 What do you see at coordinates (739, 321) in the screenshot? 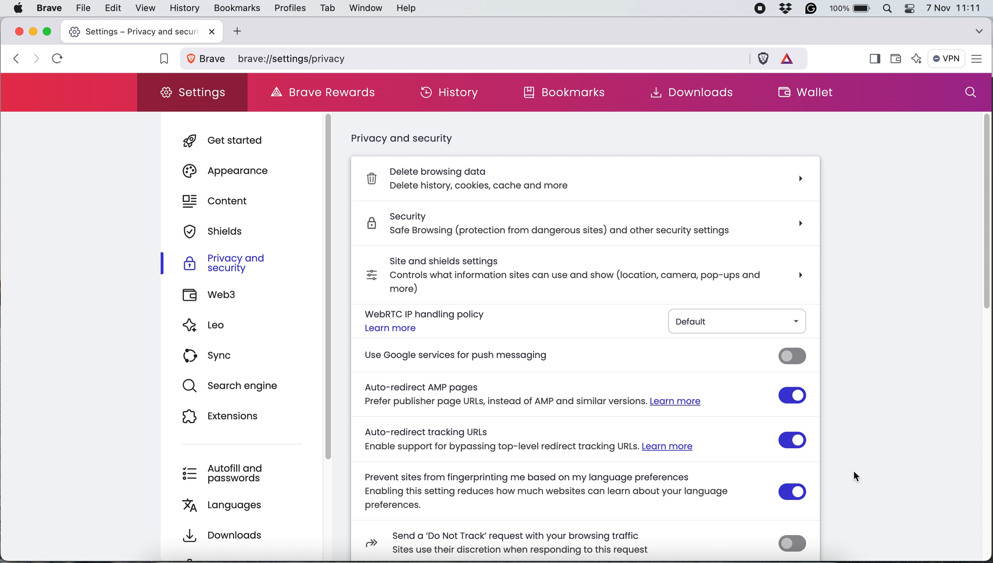
I see `default` at bounding box center [739, 321].